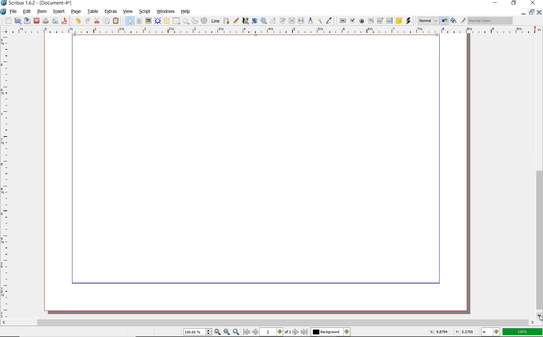  Describe the element at coordinates (227, 20) in the screenshot. I see `Bezier curve` at that location.